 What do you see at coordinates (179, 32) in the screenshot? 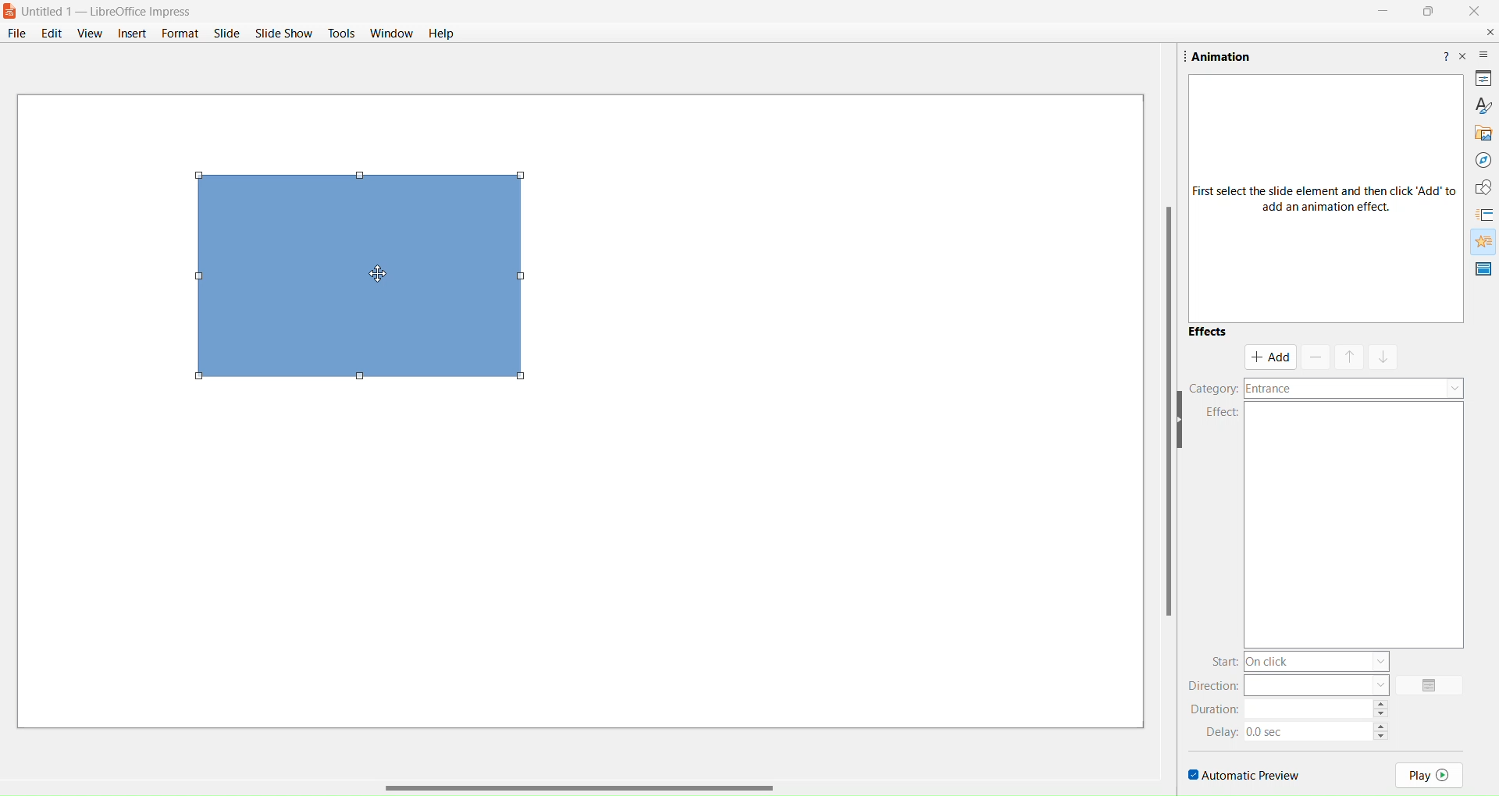
I see `format` at bounding box center [179, 32].